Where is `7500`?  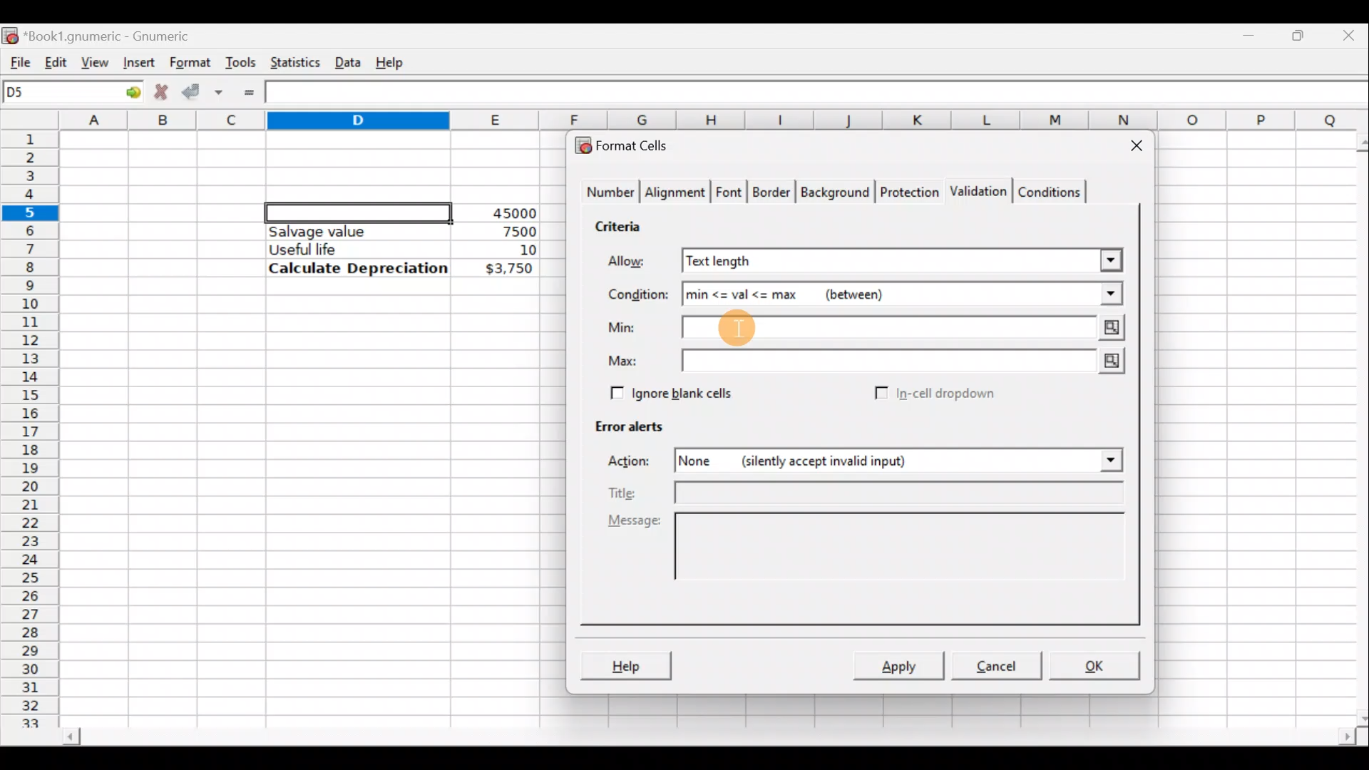 7500 is located at coordinates (496, 230).